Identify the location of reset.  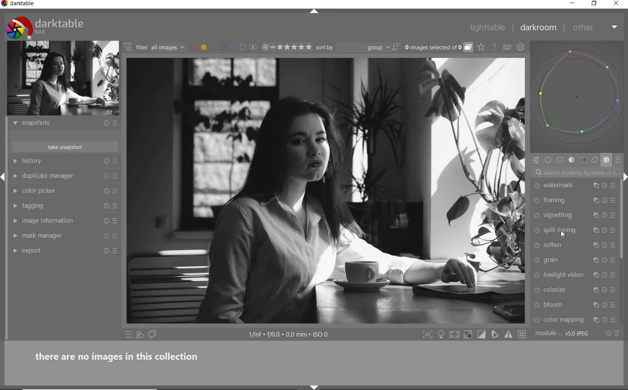
(106, 162).